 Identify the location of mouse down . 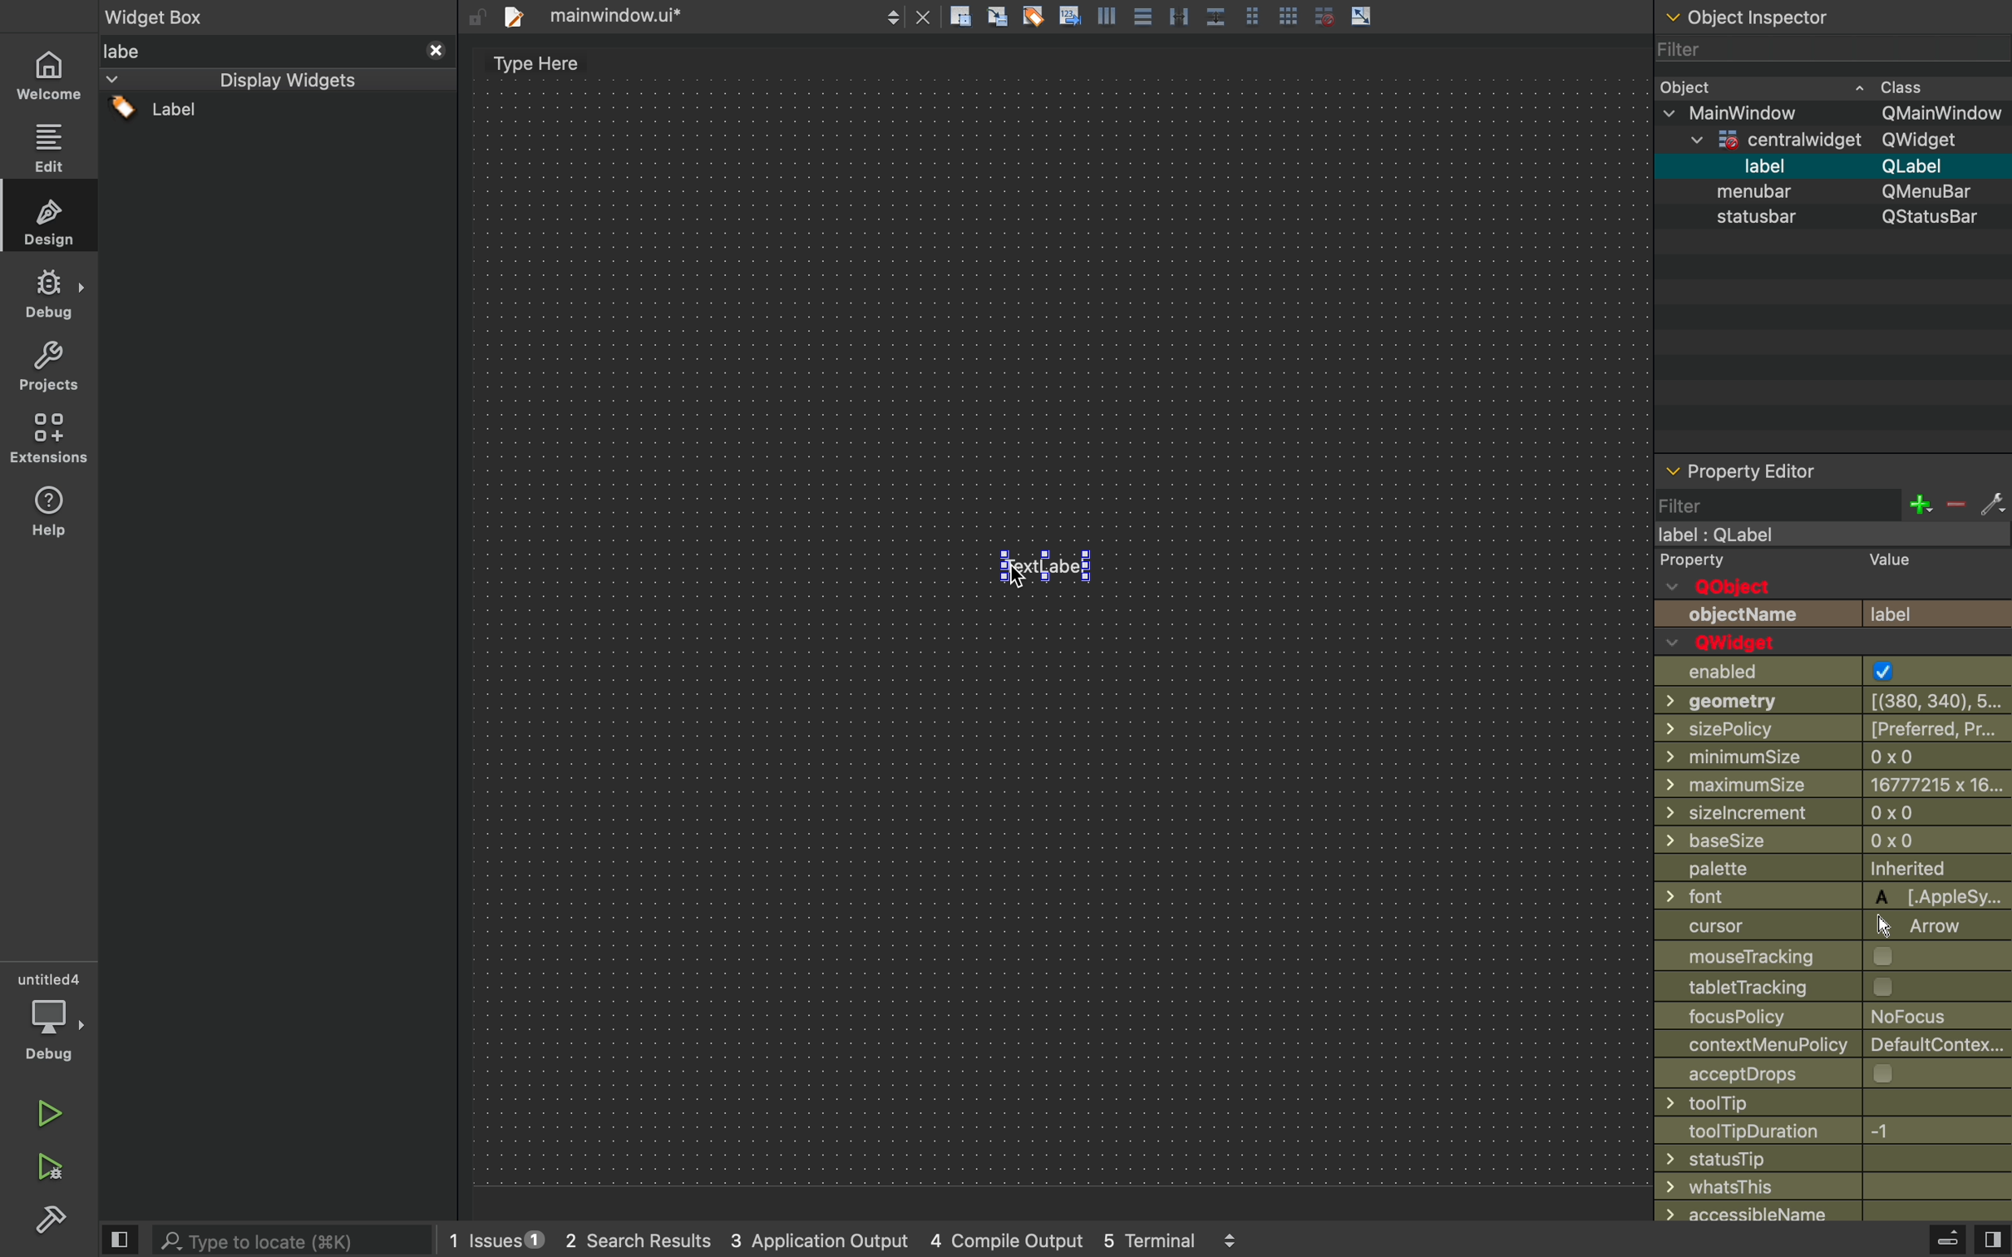
(279, 114).